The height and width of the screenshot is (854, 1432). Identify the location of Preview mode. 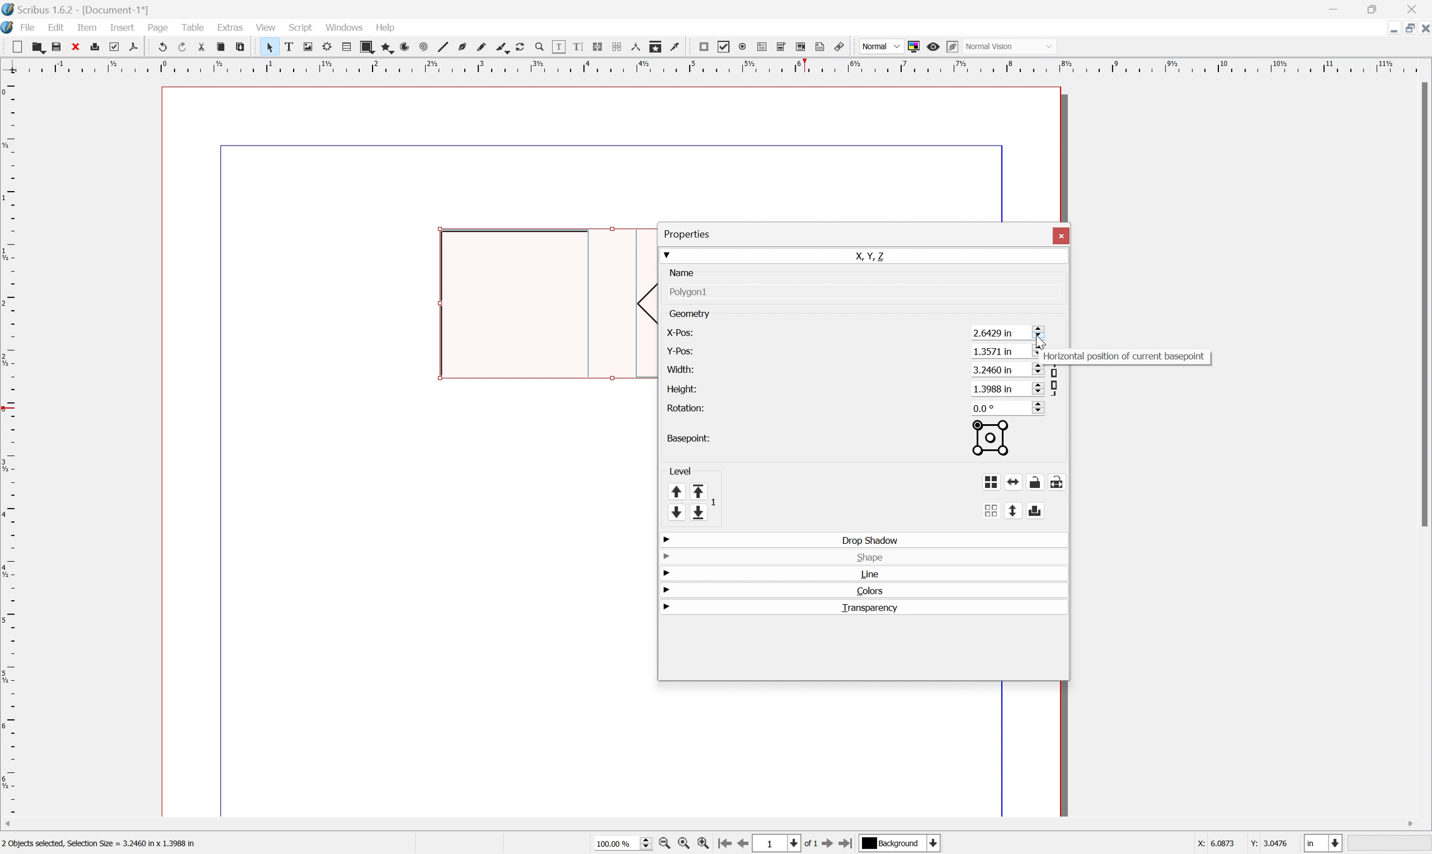
(932, 47).